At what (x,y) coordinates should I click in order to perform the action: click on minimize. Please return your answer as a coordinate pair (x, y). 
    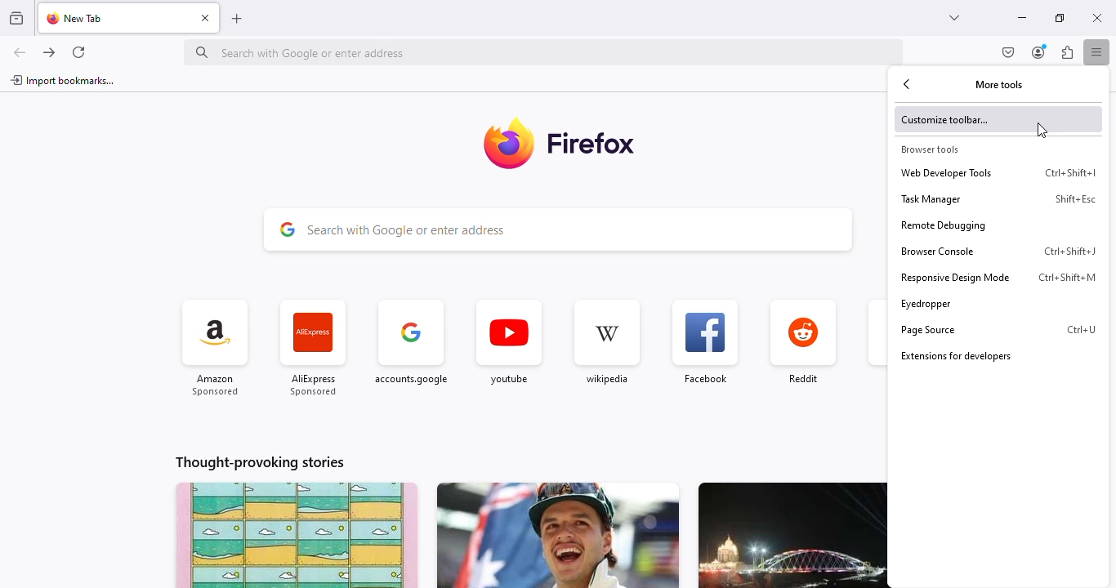
    Looking at the image, I should click on (1022, 18).